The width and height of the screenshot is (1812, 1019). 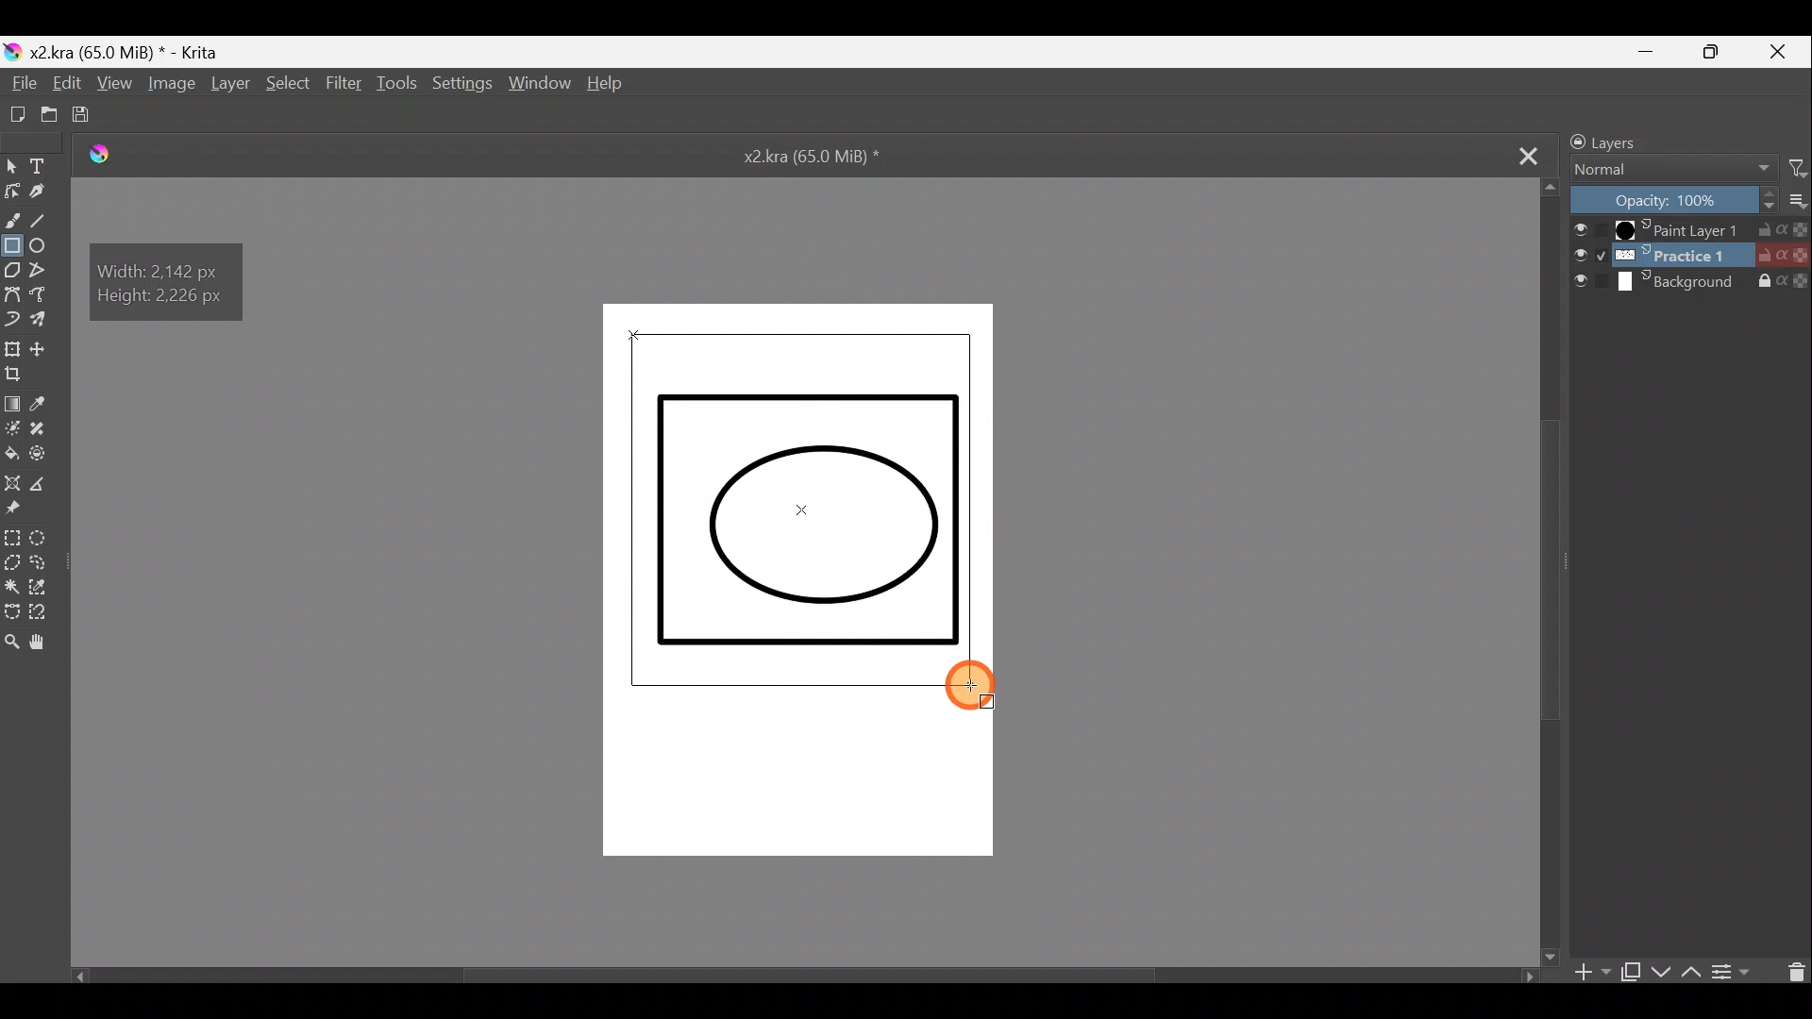 I want to click on Paint Layer 1, so click(x=1688, y=230).